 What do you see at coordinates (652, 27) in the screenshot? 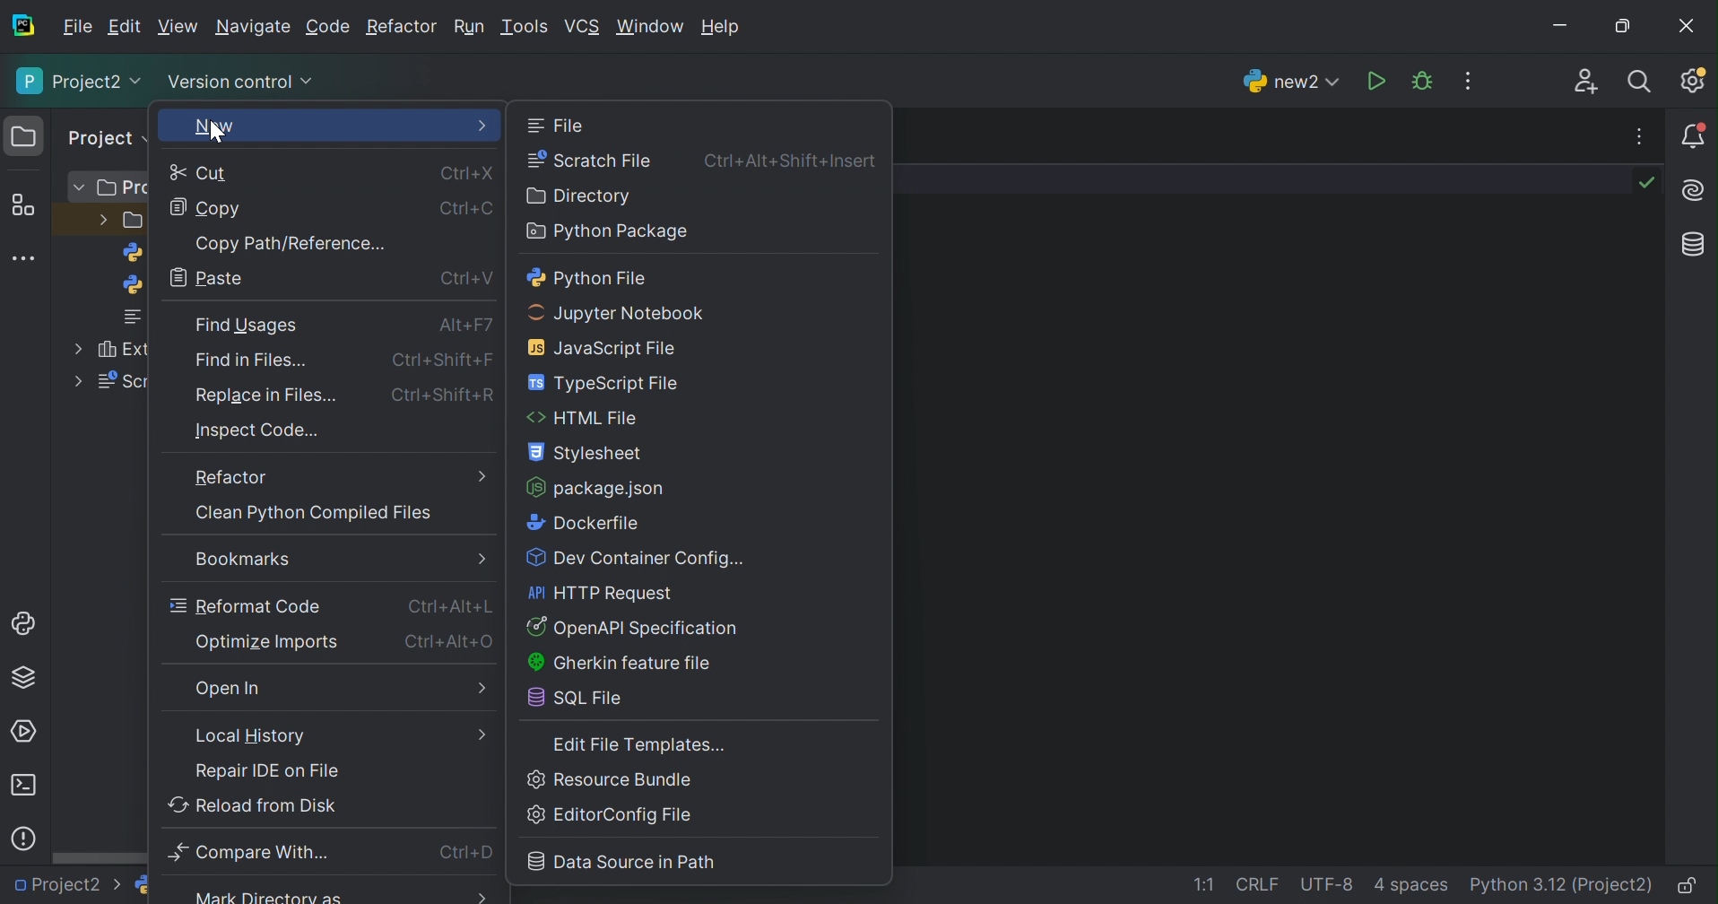
I see `Windows` at bounding box center [652, 27].